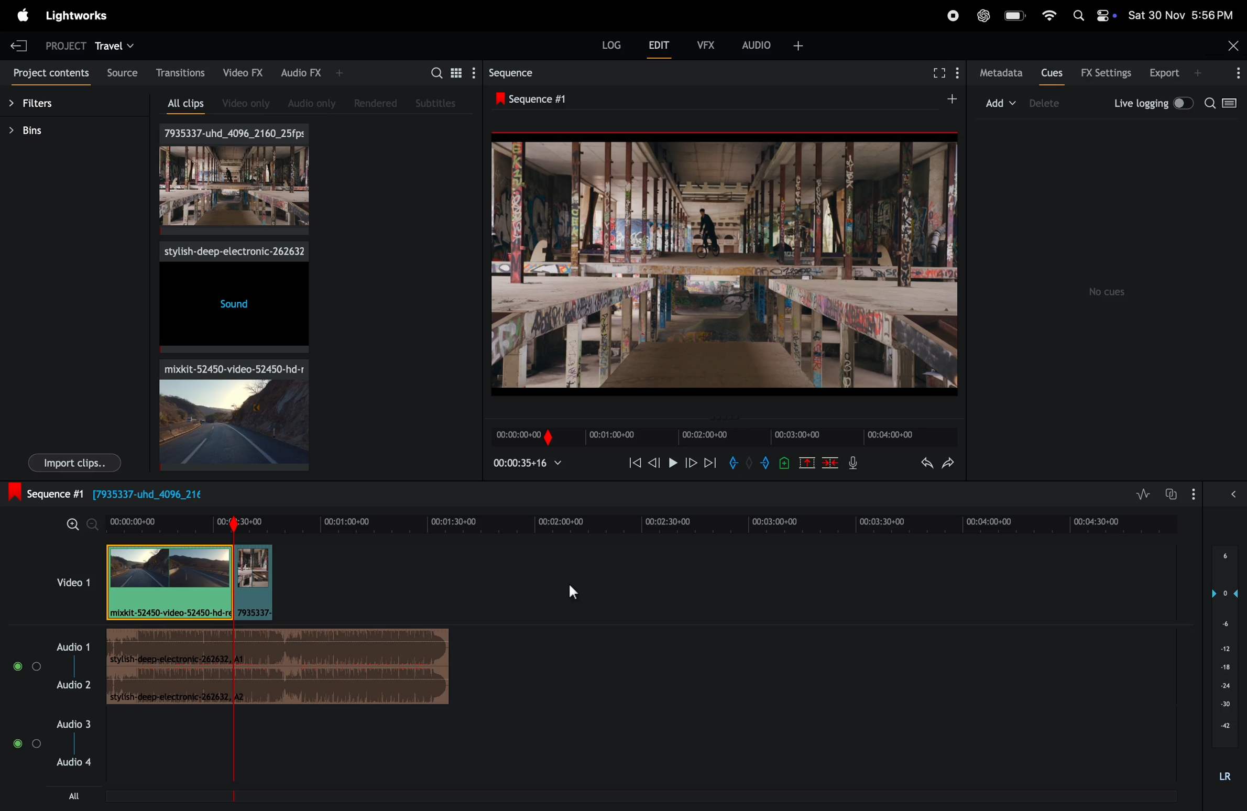  What do you see at coordinates (254, 583) in the screenshot?
I see `added clip` at bounding box center [254, 583].